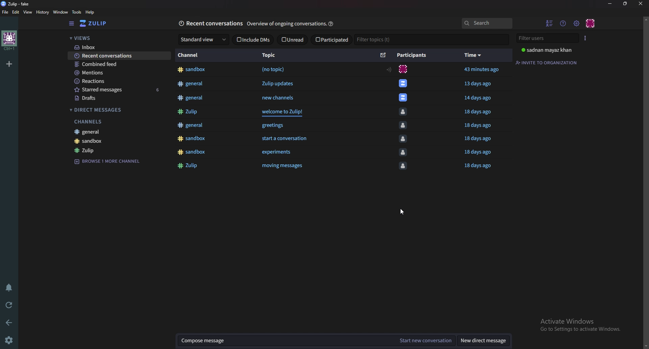 This screenshot has width=649, height=349. Describe the element at coordinates (611, 4) in the screenshot. I see `Minimize` at that location.